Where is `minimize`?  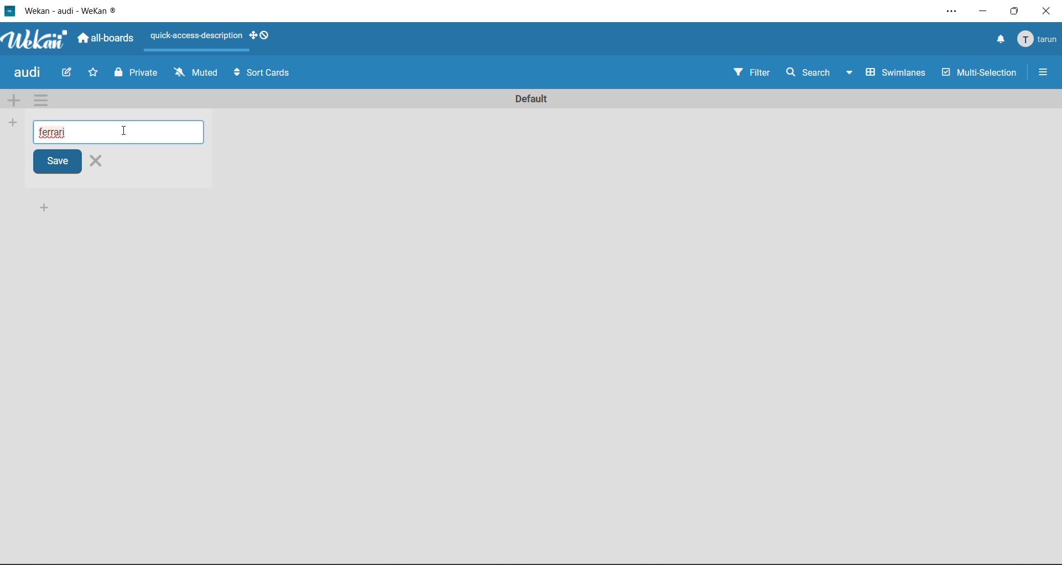
minimize is located at coordinates (985, 13).